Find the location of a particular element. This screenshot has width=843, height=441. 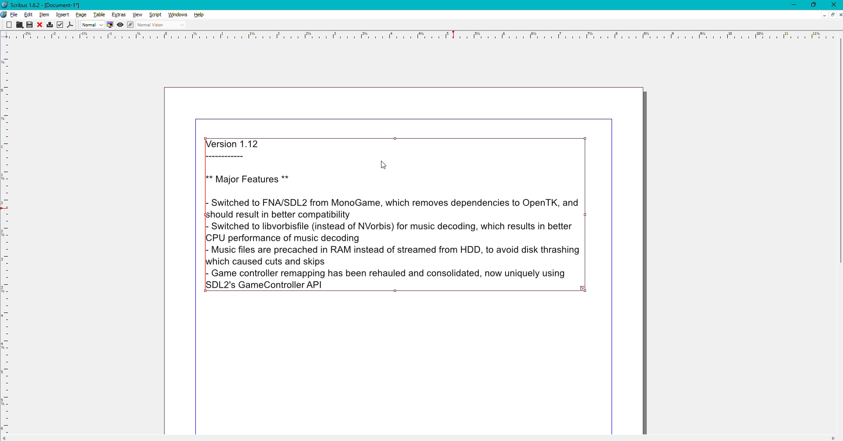

Windows is located at coordinates (177, 15).